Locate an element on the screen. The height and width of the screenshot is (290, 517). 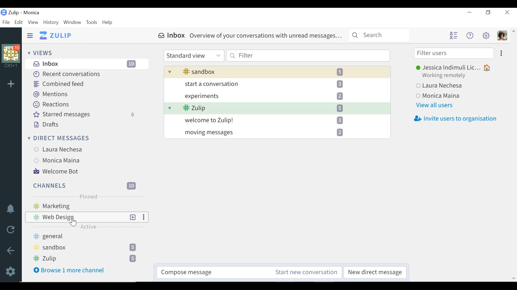
View is located at coordinates (33, 22).